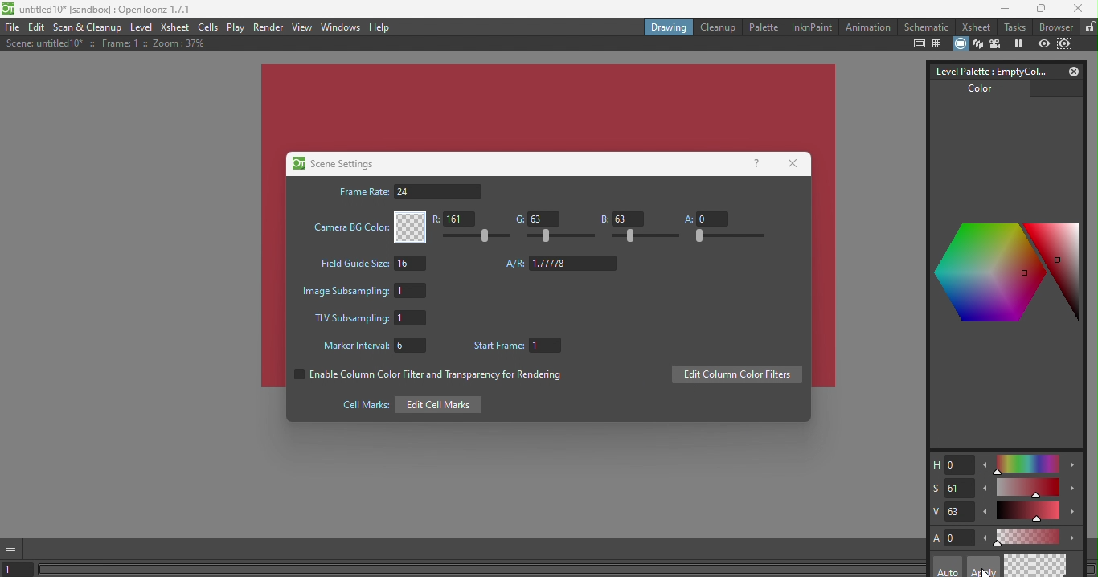 The width and height of the screenshot is (1098, 577). Describe the element at coordinates (100, 10) in the screenshot. I see `File name` at that location.